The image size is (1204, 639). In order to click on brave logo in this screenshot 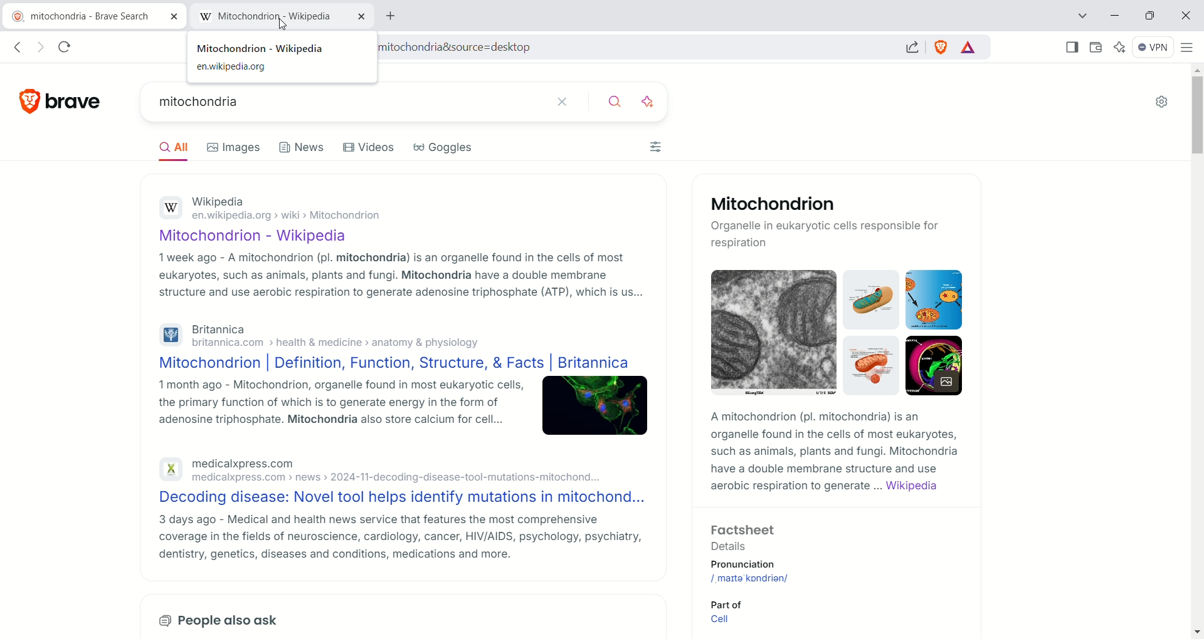, I will do `click(21, 101)`.